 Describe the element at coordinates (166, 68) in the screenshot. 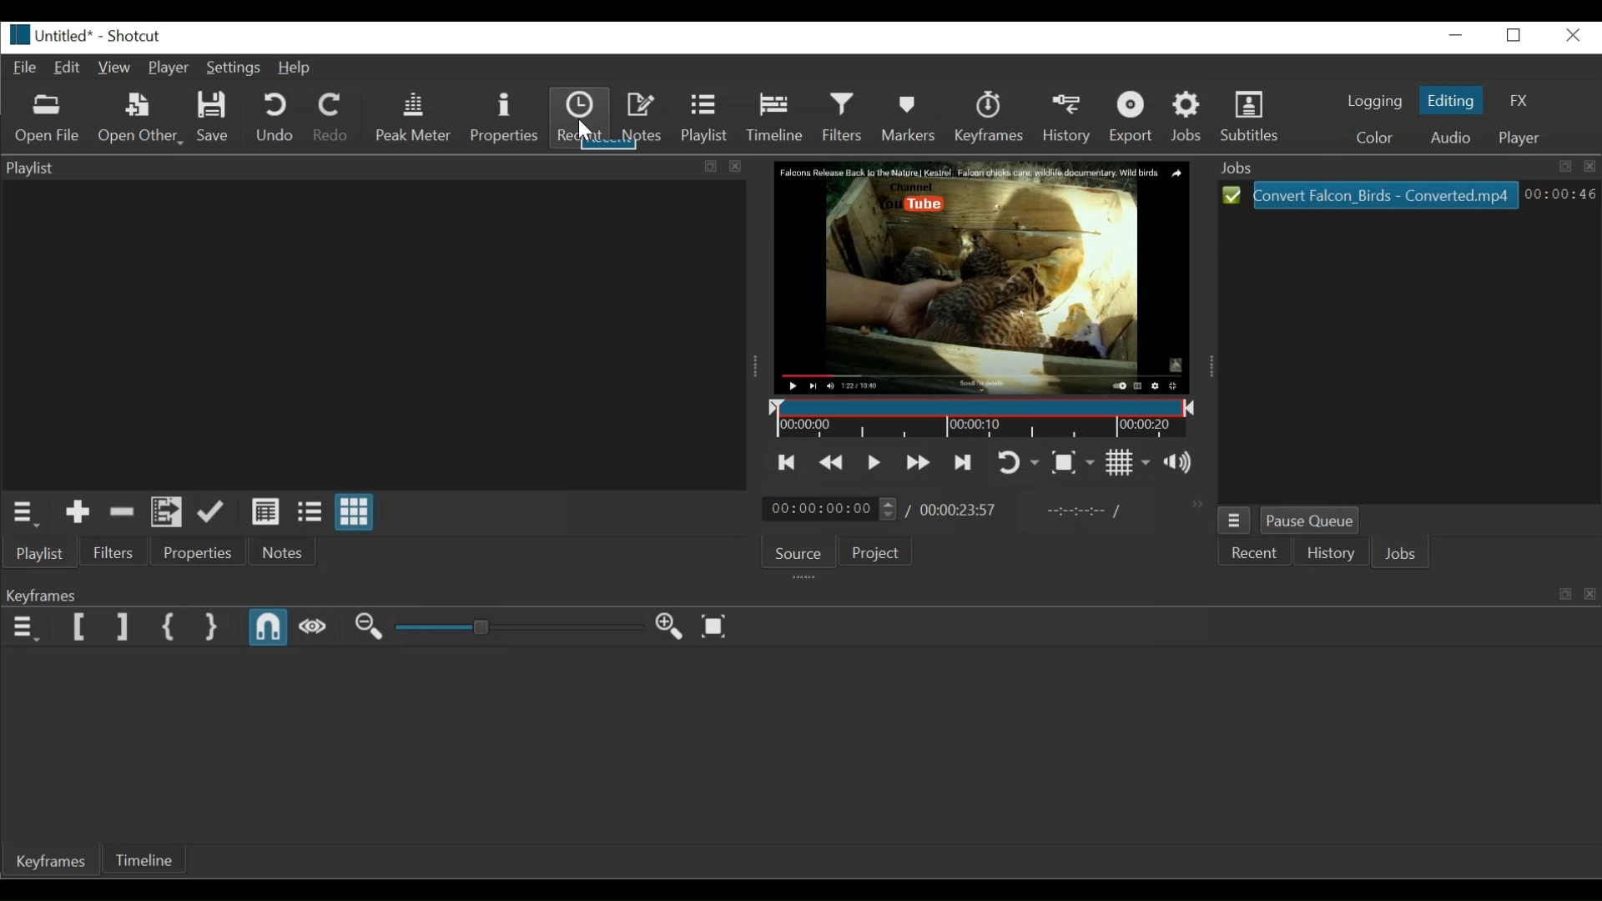

I see `Player` at that location.